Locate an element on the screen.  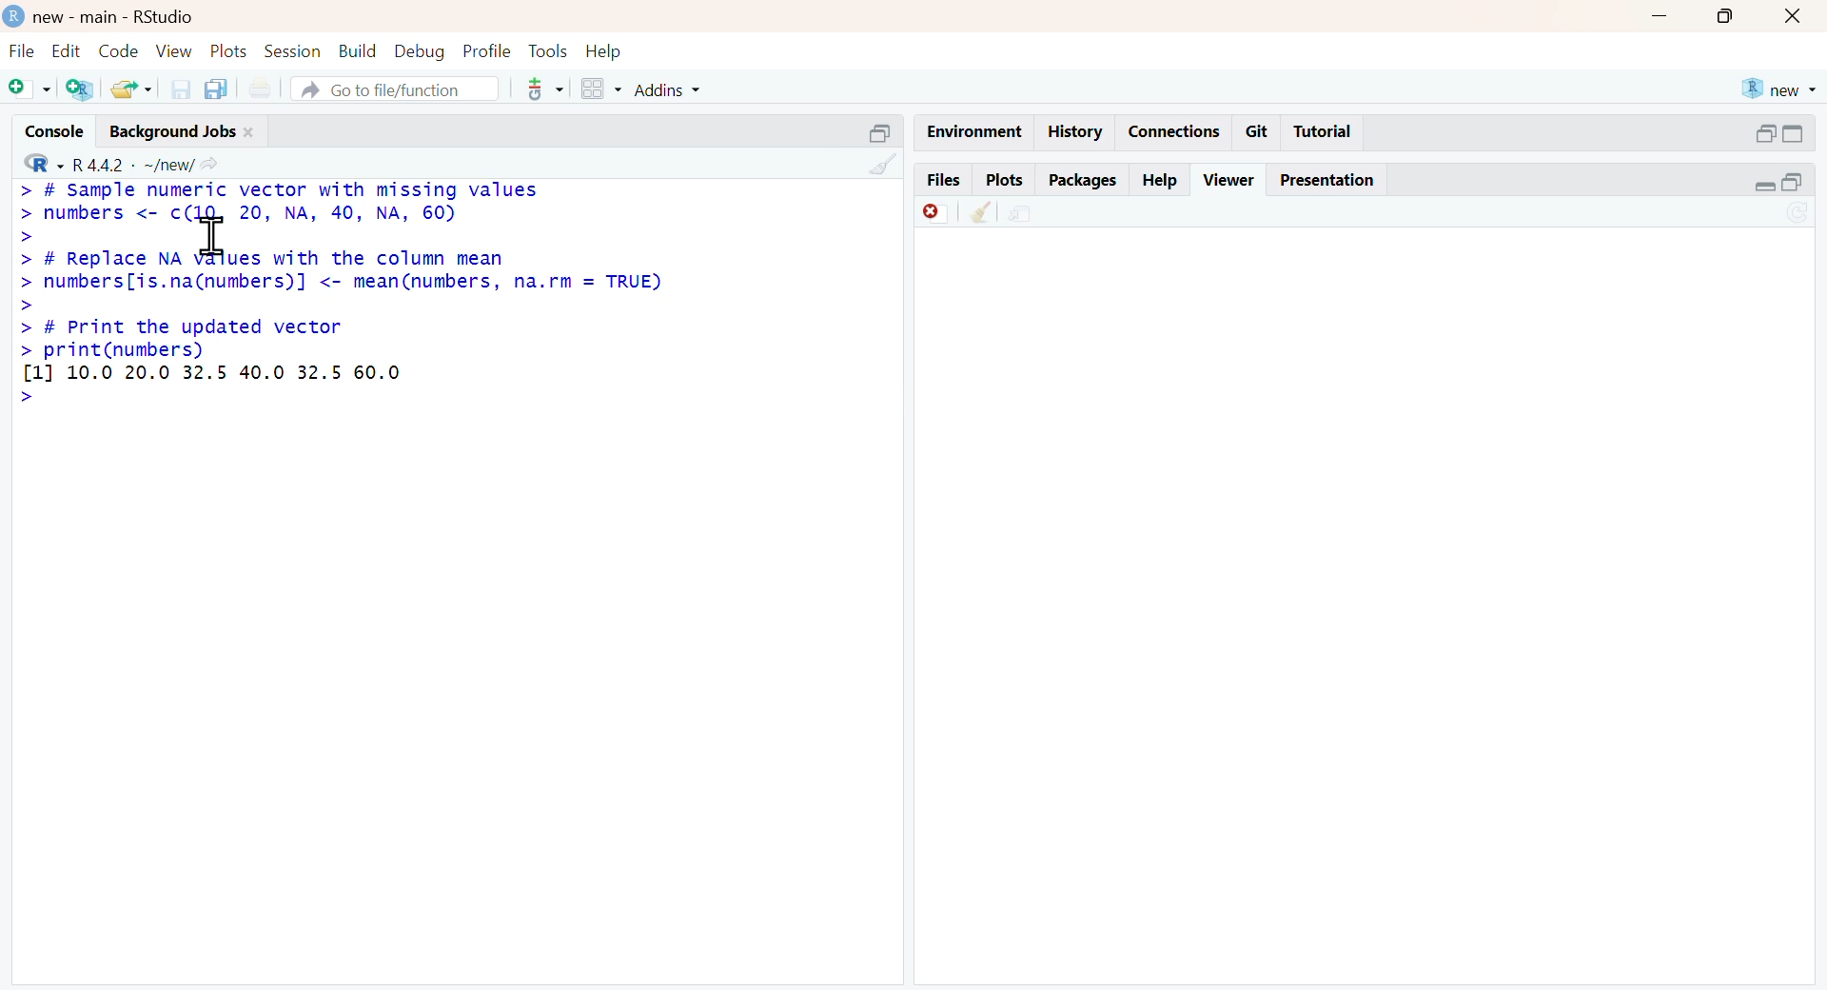
add file as is located at coordinates (30, 89).